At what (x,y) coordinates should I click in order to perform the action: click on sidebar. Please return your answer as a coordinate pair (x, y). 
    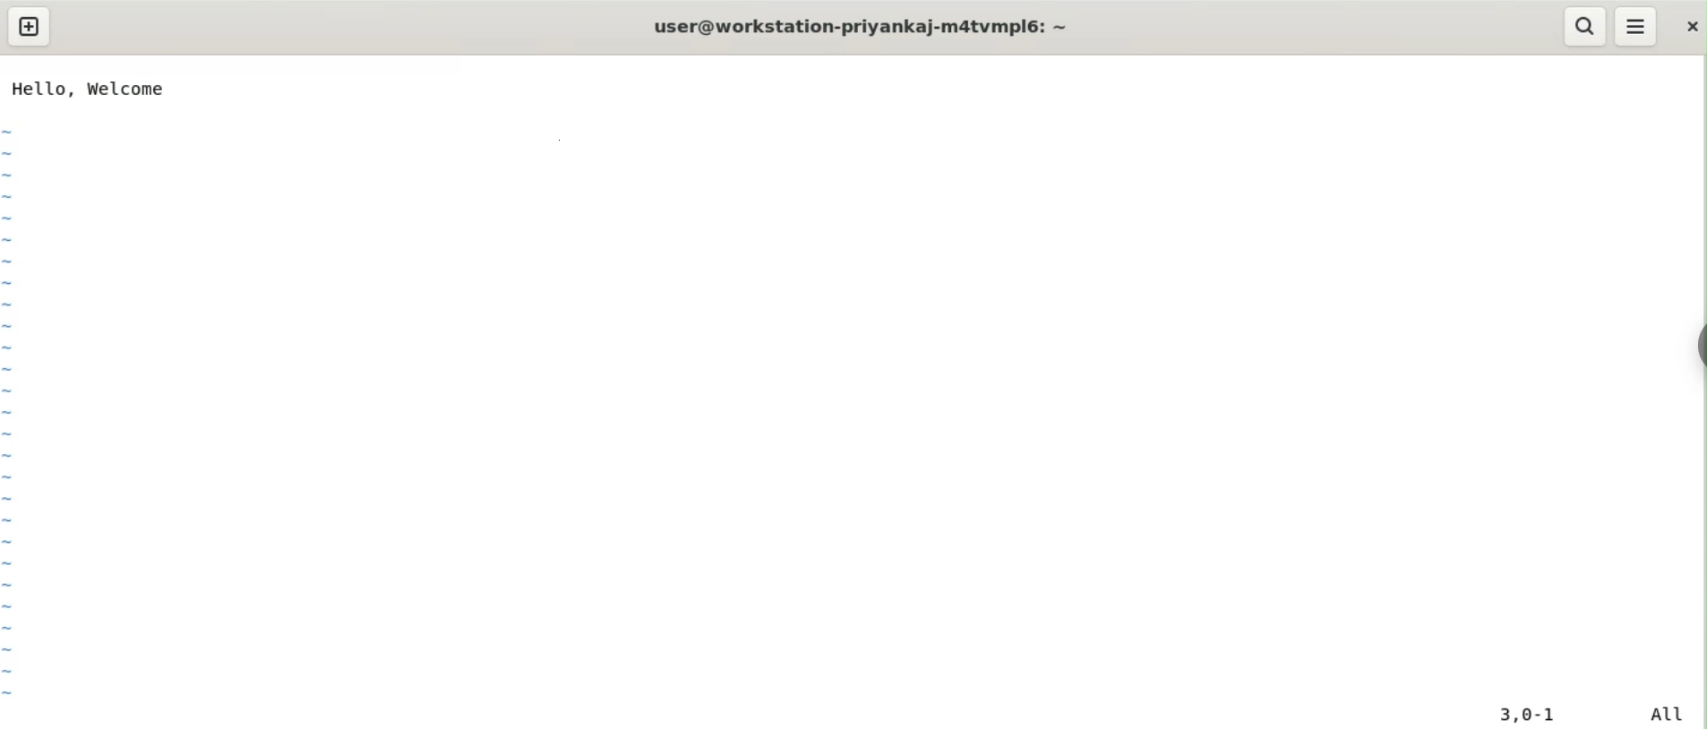
    Looking at the image, I should click on (1698, 344).